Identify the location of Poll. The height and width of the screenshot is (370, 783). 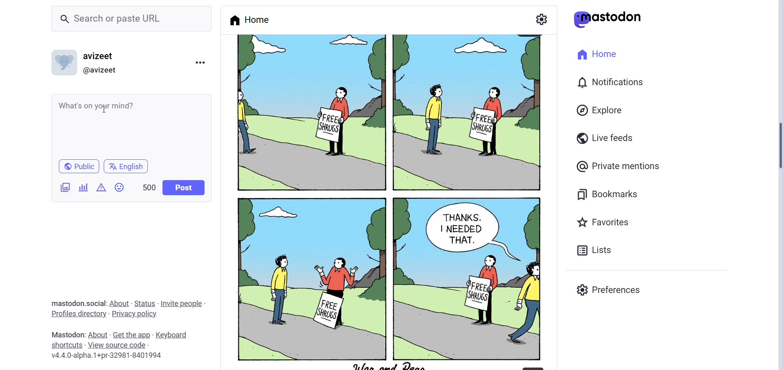
(84, 187).